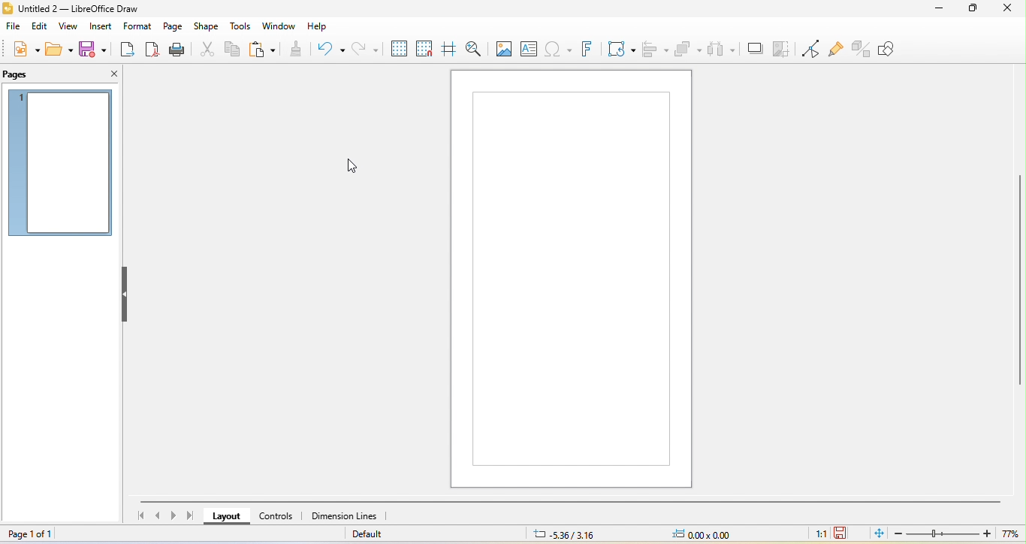  I want to click on new, so click(24, 50).